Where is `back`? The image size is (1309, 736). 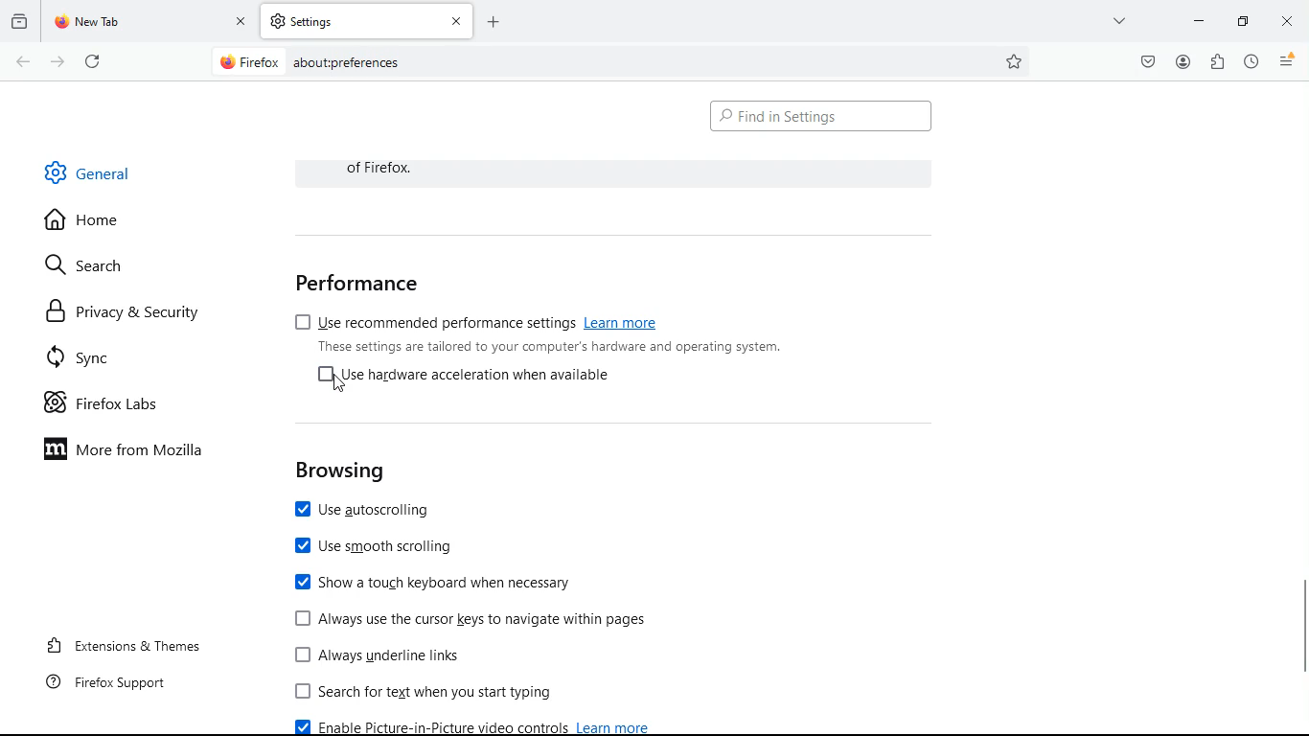
back is located at coordinates (21, 62).